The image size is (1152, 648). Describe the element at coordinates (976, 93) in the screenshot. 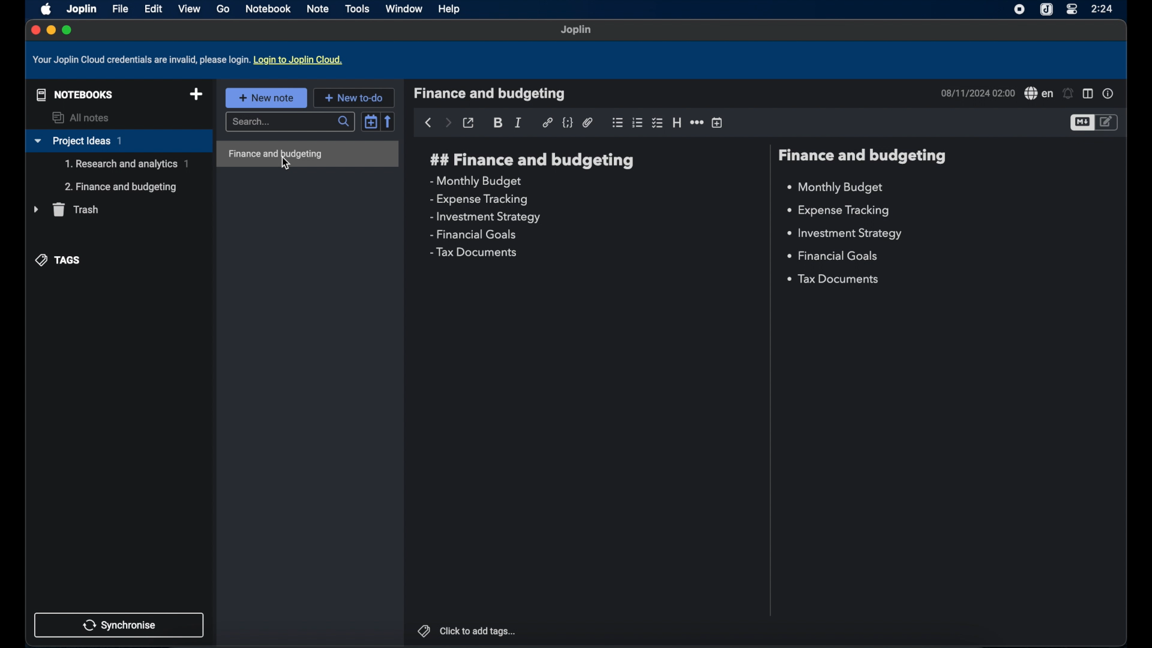

I see `08/11/2024 02:00(date and time)` at that location.